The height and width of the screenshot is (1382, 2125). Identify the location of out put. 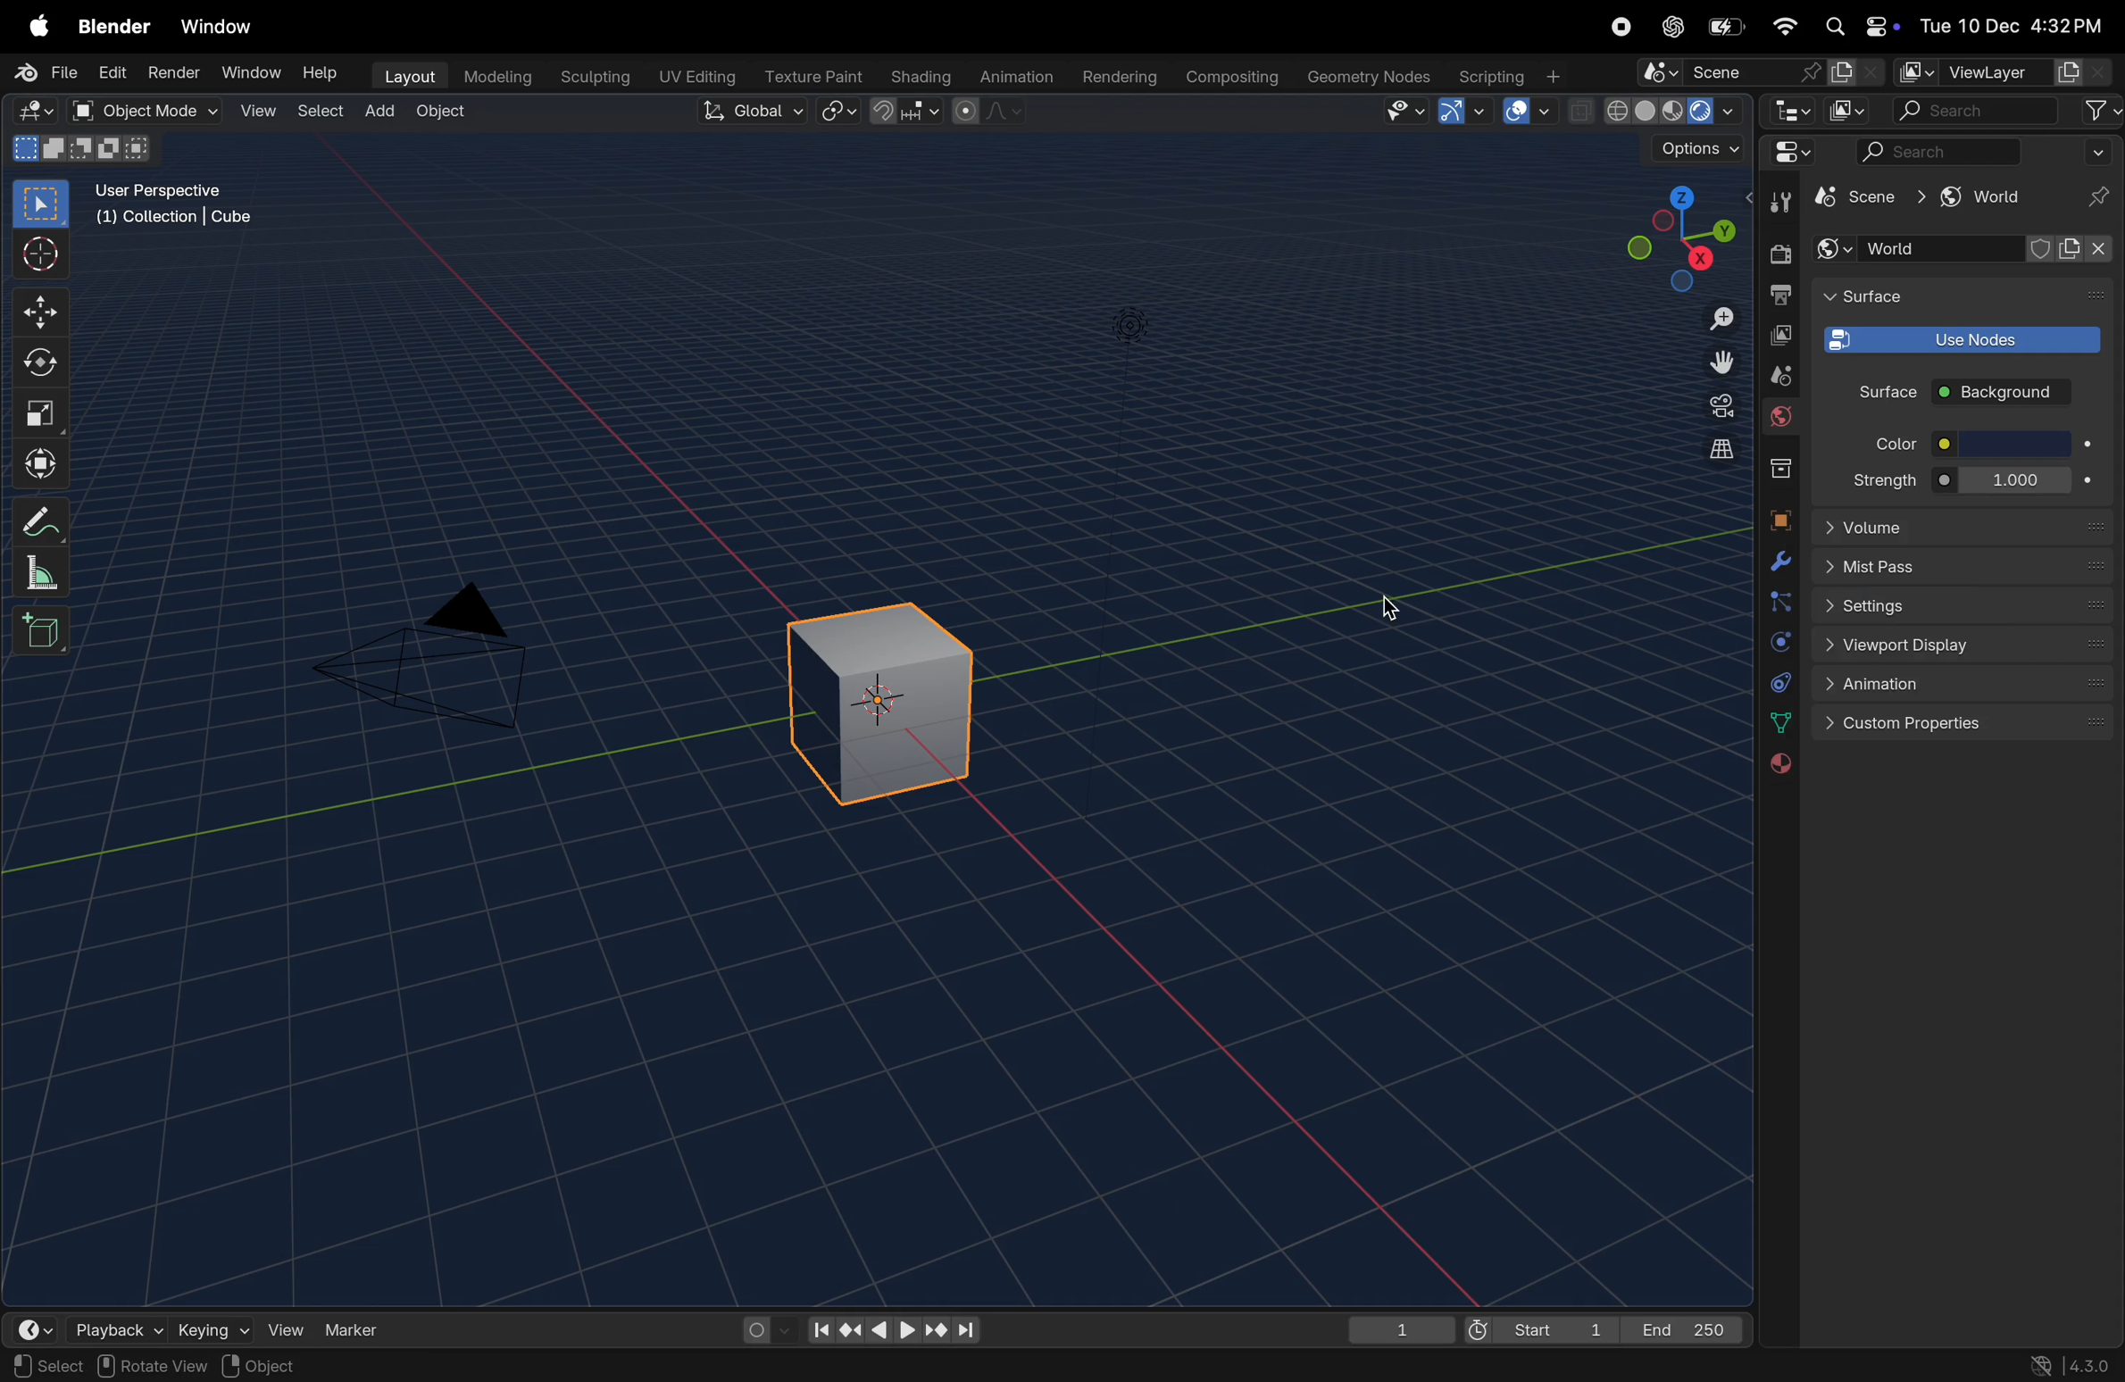
(1778, 335).